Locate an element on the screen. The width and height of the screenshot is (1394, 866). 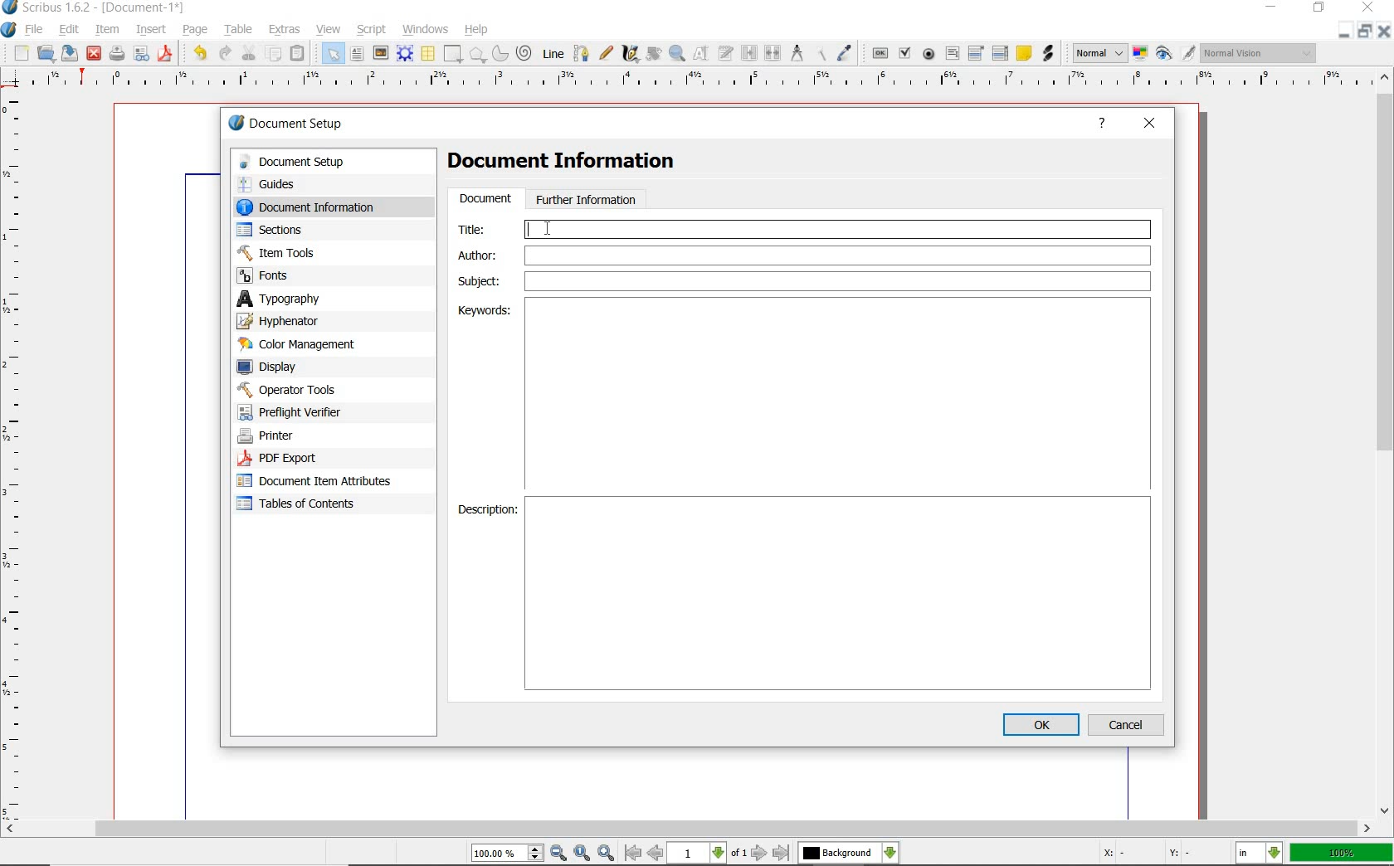
undo is located at coordinates (199, 55).